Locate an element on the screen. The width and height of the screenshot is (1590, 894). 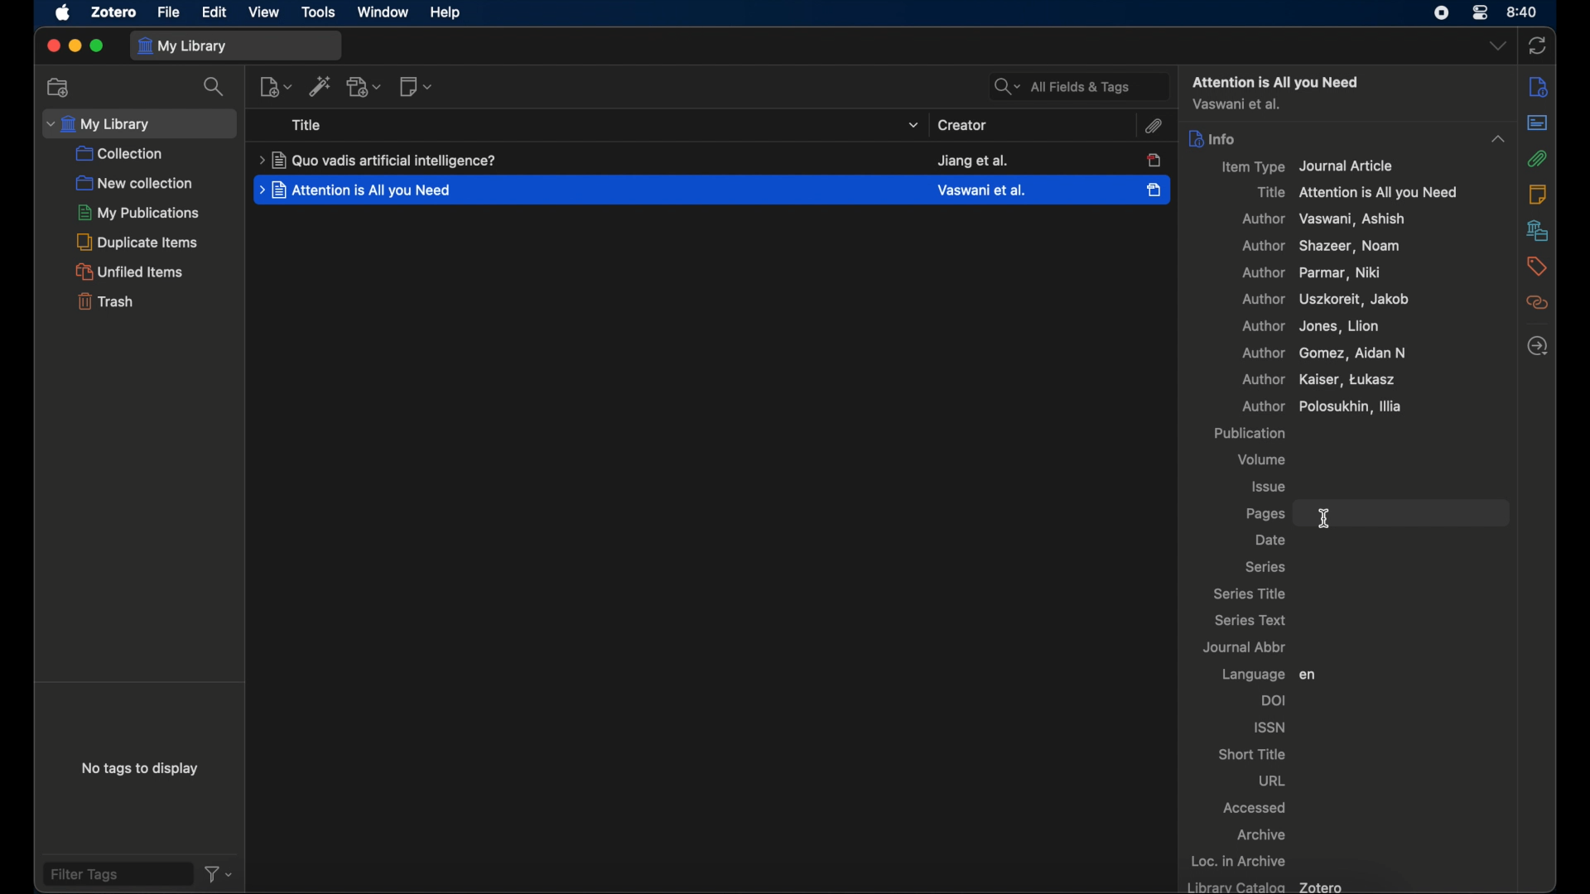
item type journal article is located at coordinates (1316, 167).